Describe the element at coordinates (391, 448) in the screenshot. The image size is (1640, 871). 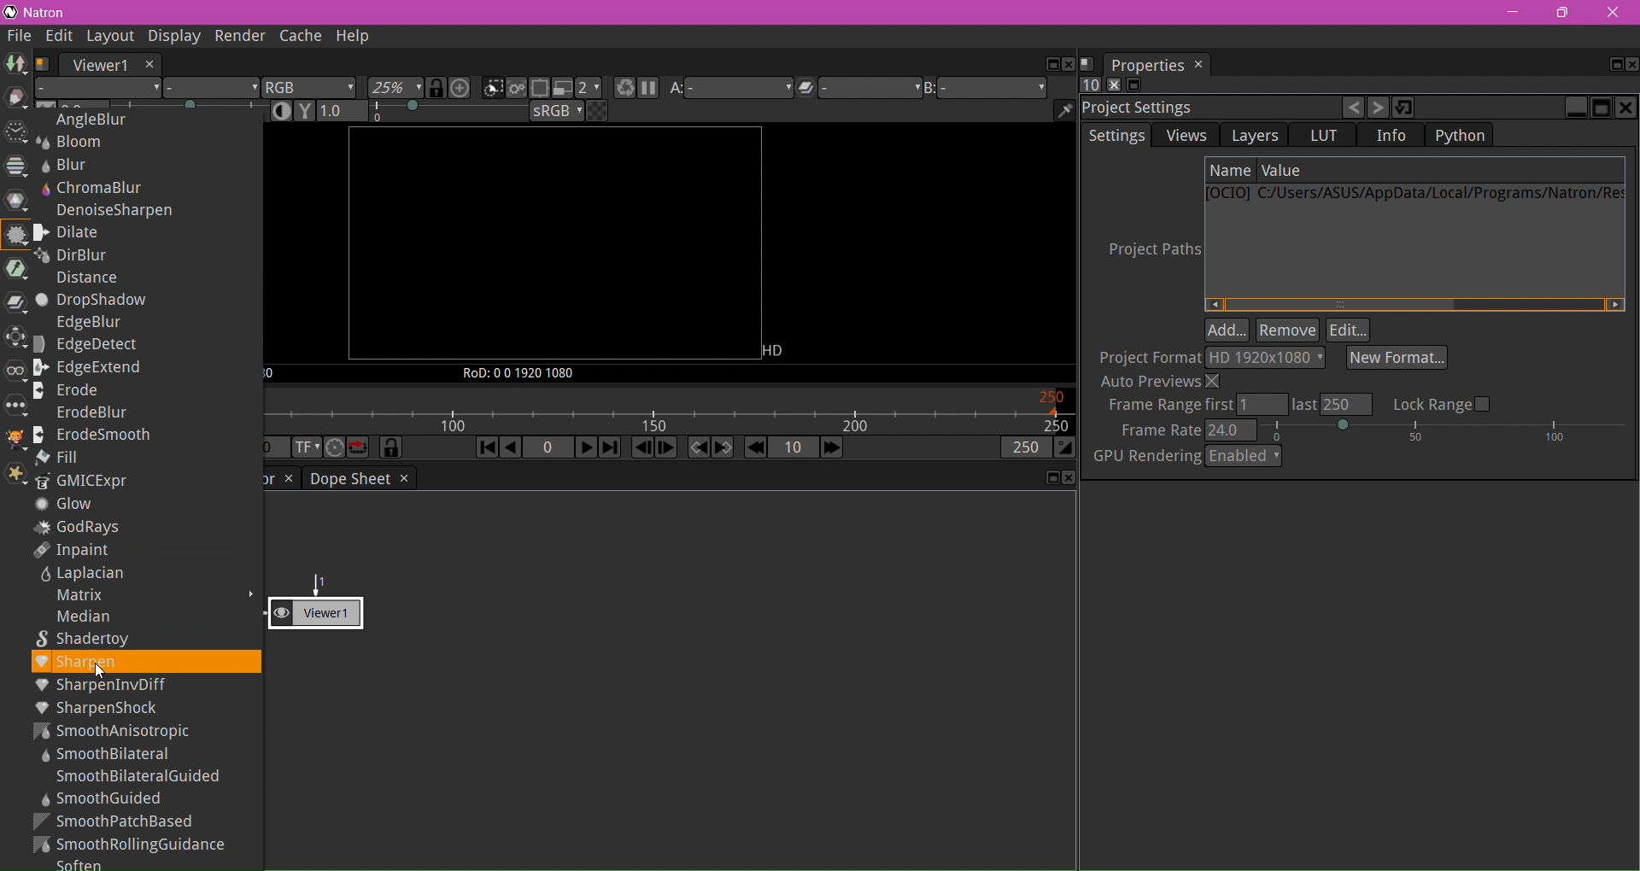
I see `When activated, the timeline frame-range is synchronized with the Dope Sheet and the Curve Editor` at that location.